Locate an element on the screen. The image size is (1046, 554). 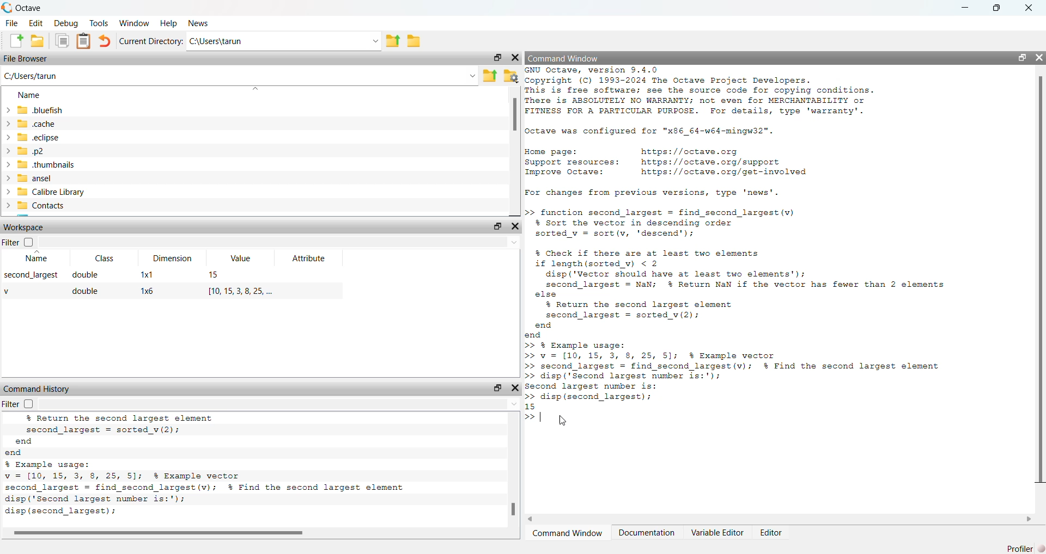
command window is located at coordinates (568, 57).